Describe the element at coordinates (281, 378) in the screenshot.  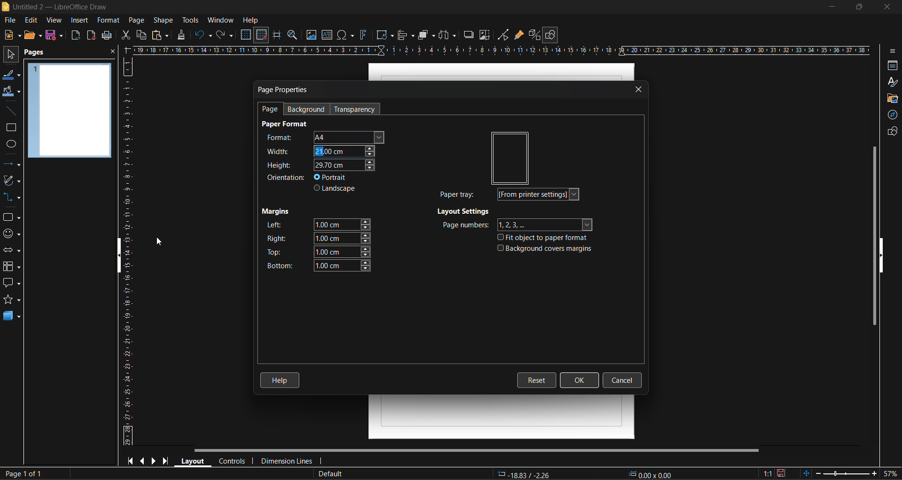
I see `help` at that location.